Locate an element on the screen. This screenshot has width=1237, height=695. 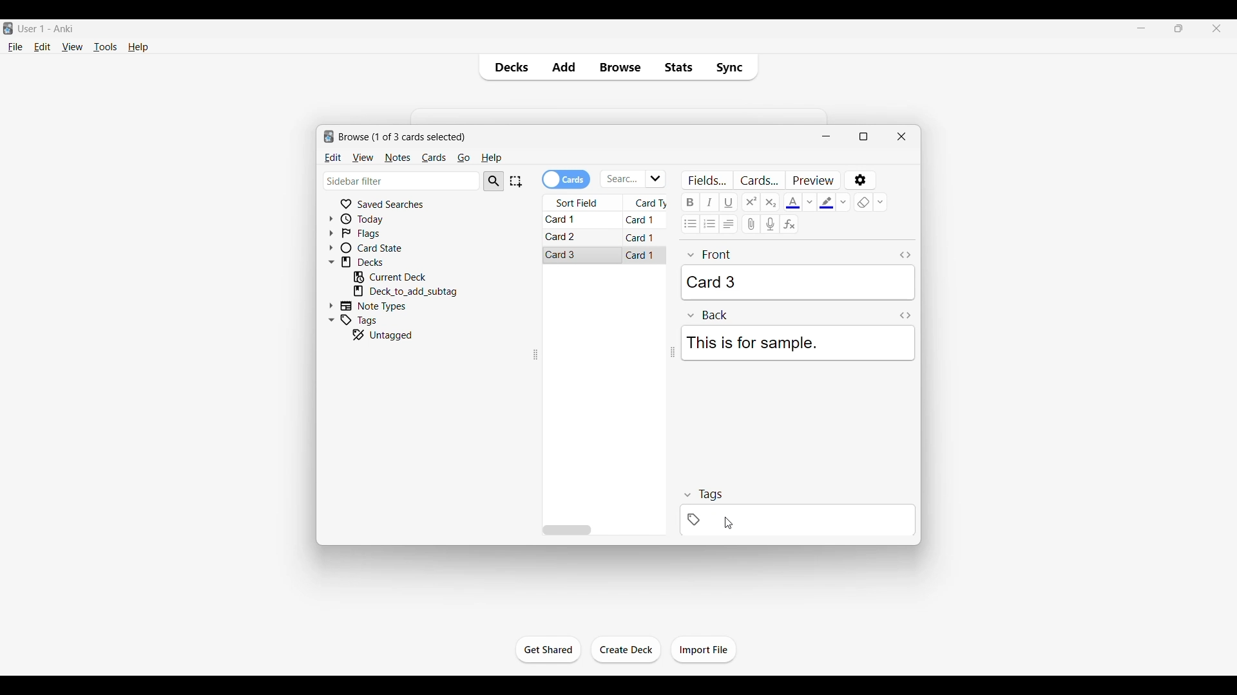
Remove formatting options is located at coordinates (880, 202).